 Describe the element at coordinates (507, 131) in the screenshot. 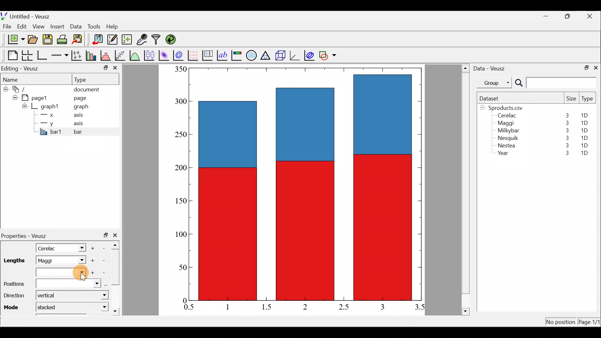

I see `Milkybar` at that location.